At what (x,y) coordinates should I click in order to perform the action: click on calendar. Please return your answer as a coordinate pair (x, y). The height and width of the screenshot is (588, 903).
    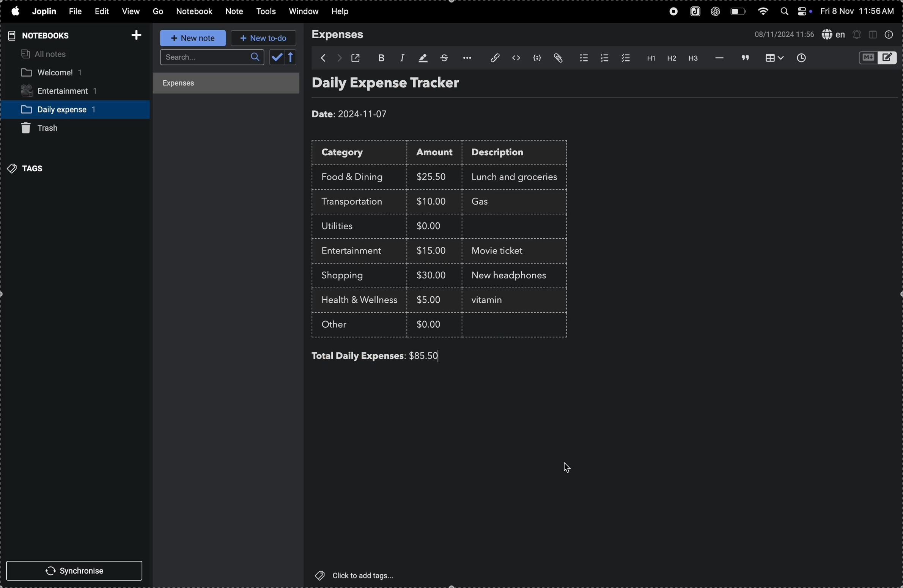
    Looking at the image, I should click on (283, 58).